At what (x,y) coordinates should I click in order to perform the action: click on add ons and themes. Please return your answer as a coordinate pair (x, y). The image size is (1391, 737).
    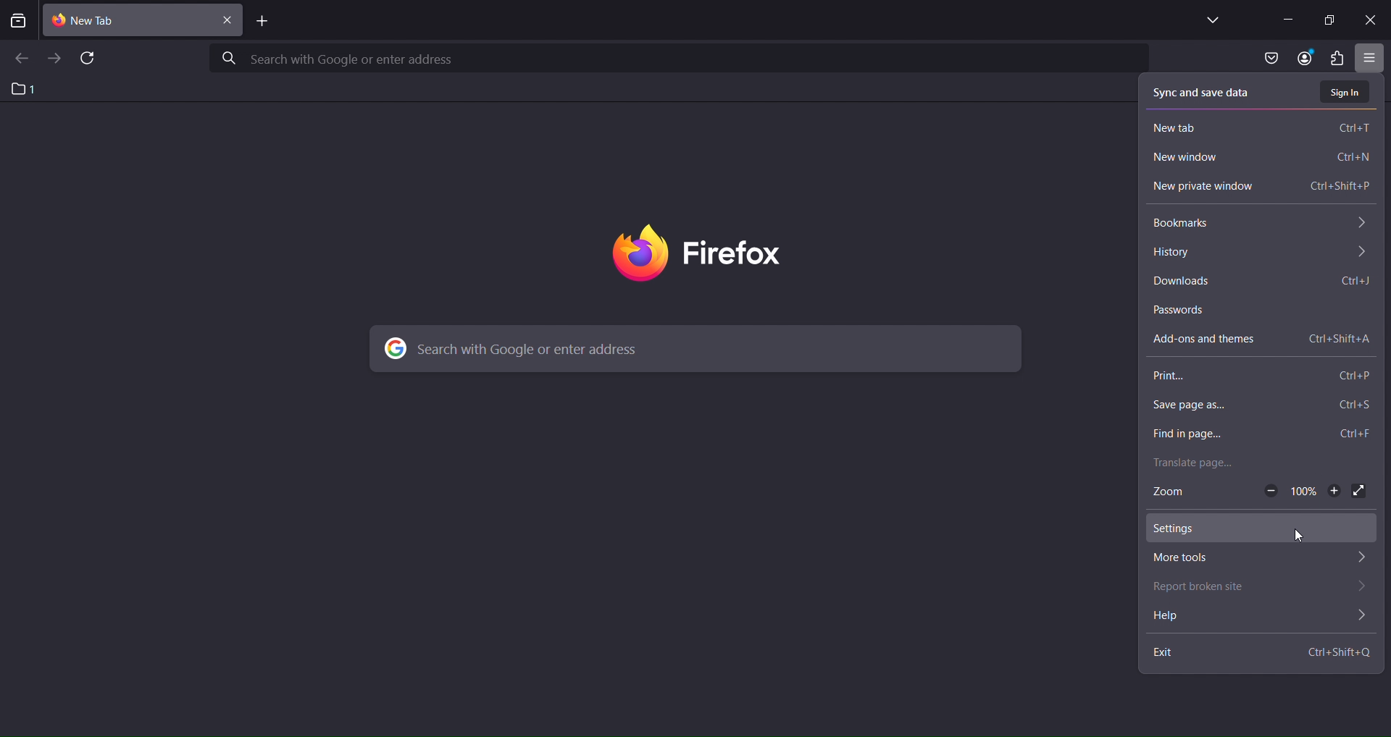
    Looking at the image, I should click on (1261, 337).